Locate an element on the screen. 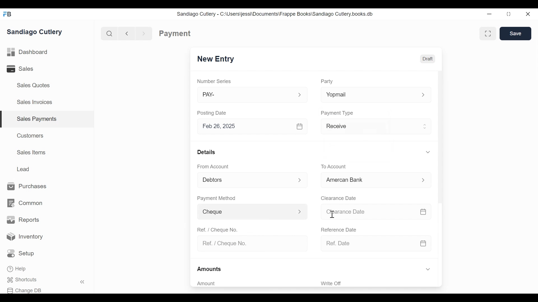 The width and height of the screenshot is (538, 302). Feb 26, 2025  is located at coordinates (245, 126).